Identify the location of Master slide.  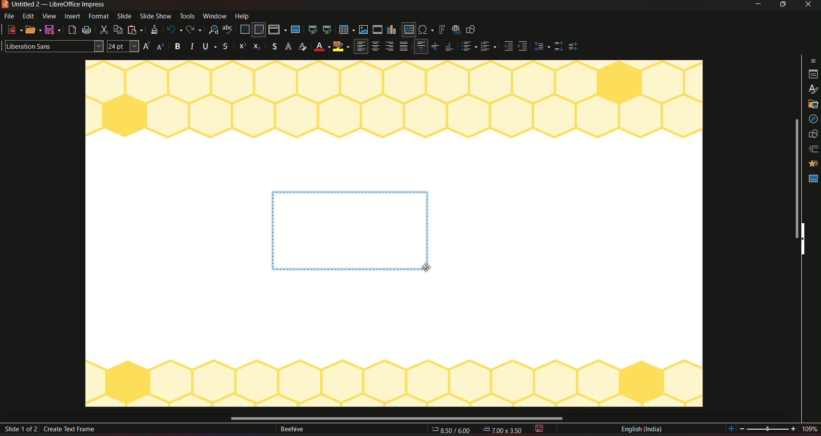
(812, 179).